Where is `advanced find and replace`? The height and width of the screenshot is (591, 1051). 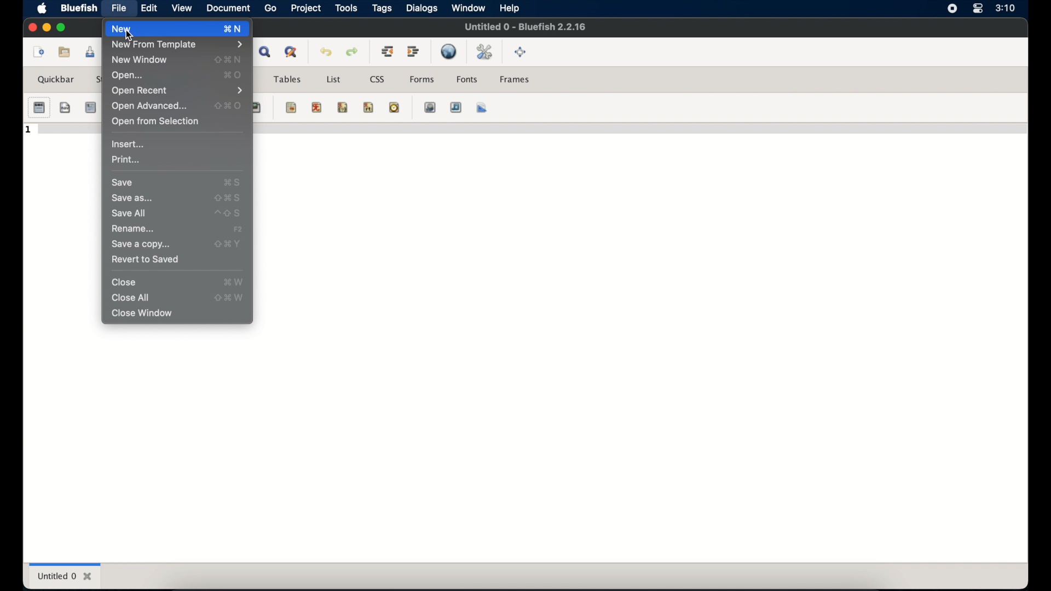 advanced find and replace is located at coordinates (292, 53).